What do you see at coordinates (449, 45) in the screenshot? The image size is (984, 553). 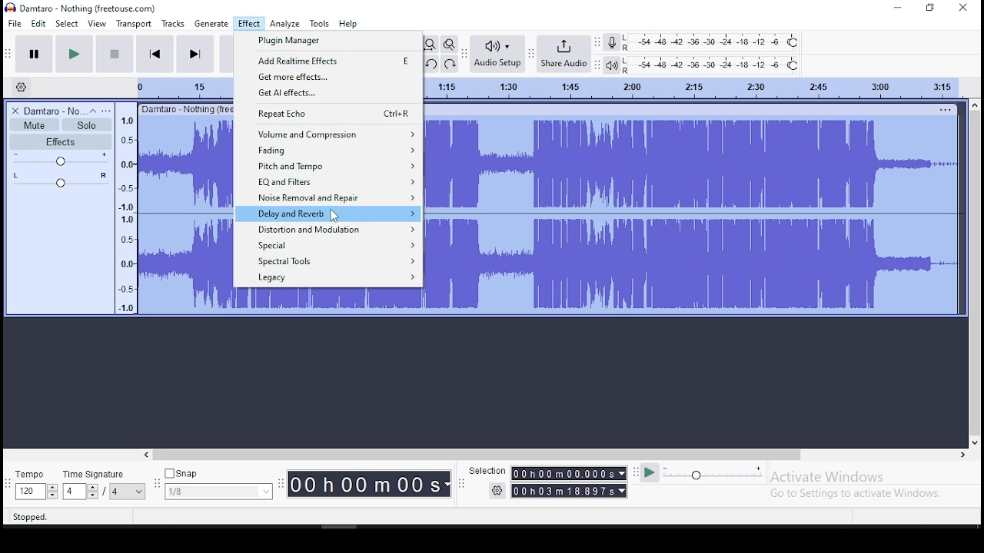 I see `zoom toggle` at bounding box center [449, 45].